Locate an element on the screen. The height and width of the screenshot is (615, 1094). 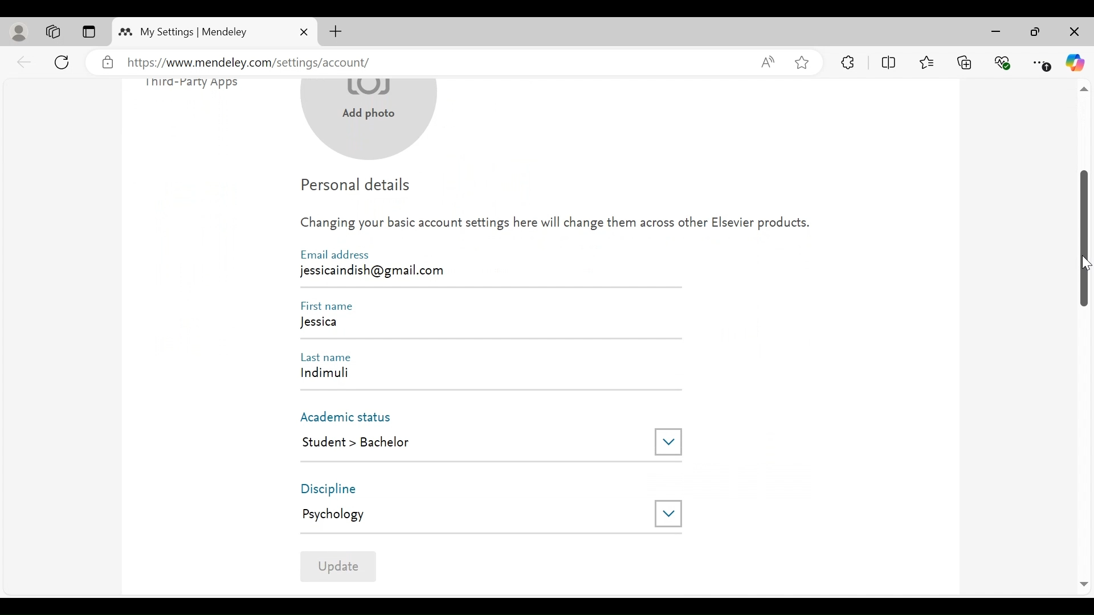
https://www.mendeley.com/settings/account/ is located at coordinates (434, 63).